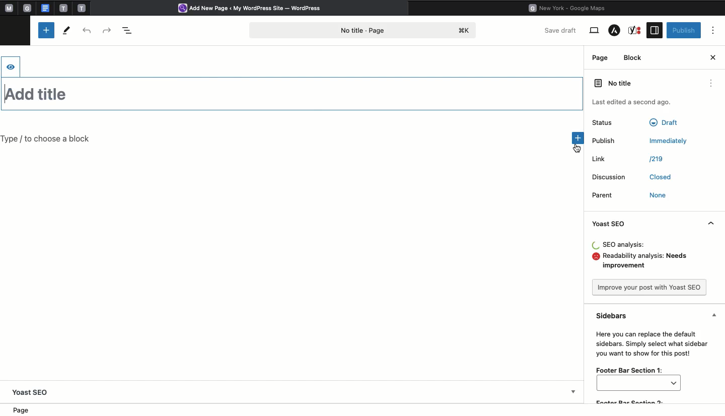 This screenshot has height=416, width=725. Describe the element at coordinates (637, 123) in the screenshot. I see `Status` at that location.